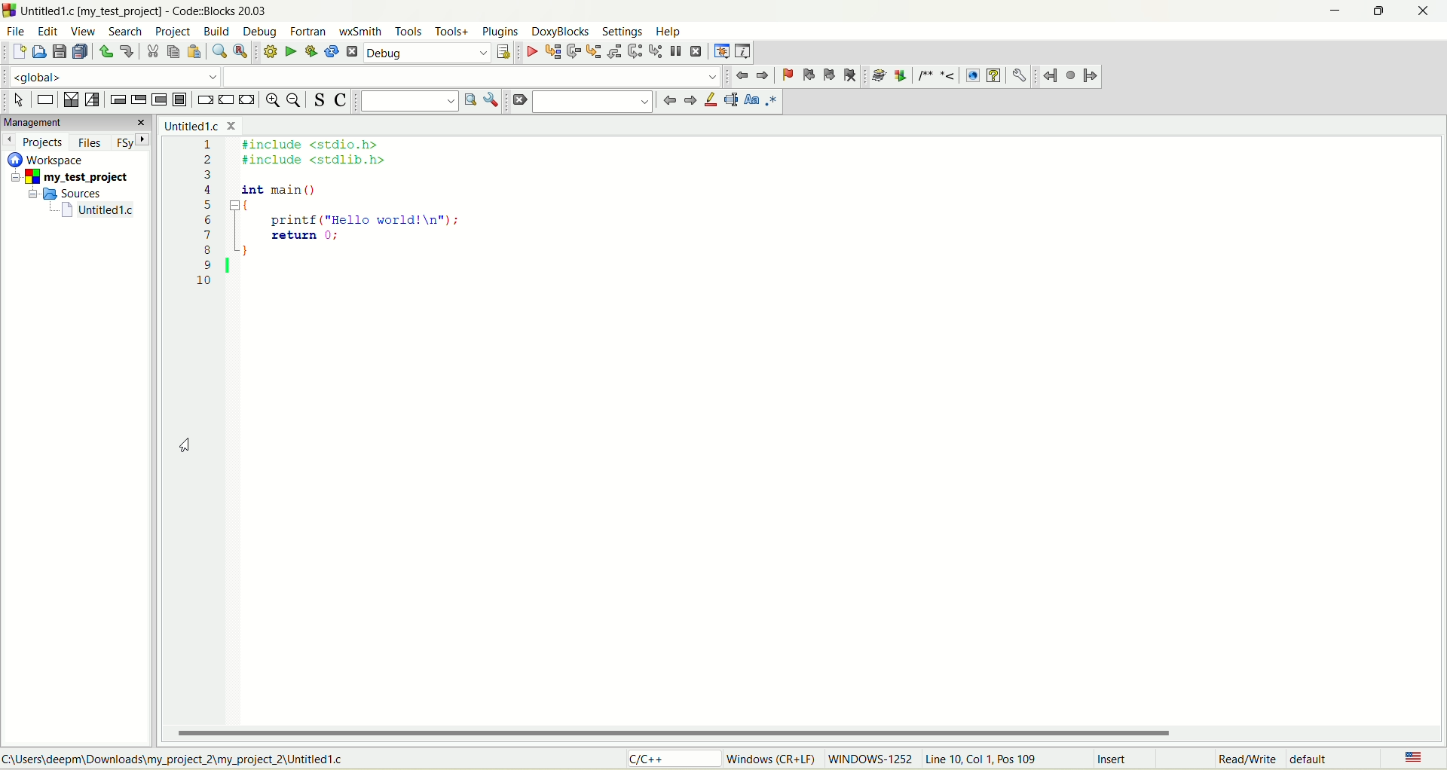 The image size is (1447, 770). What do you see at coordinates (573, 52) in the screenshot?
I see `next line` at bounding box center [573, 52].